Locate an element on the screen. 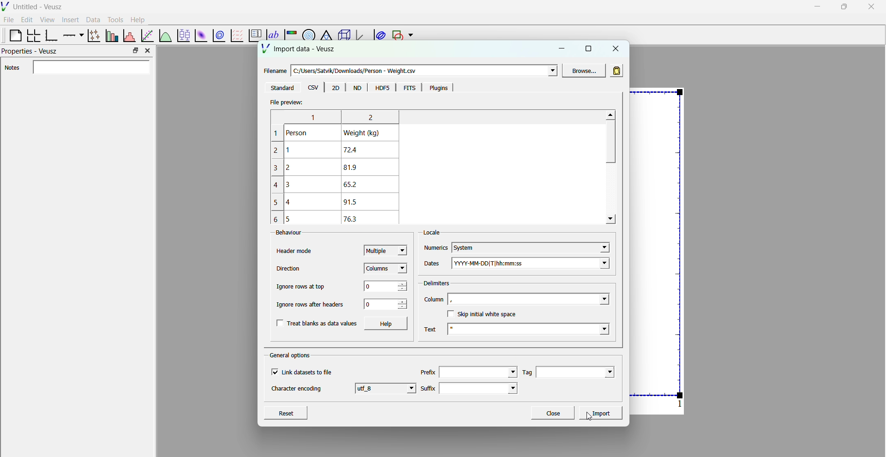  Column is located at coordinates (434, 300).